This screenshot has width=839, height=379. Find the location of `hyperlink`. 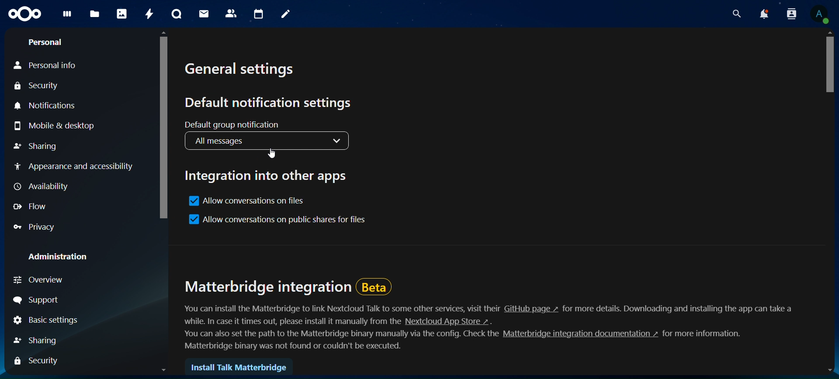

hyperlink is located at coordinates (531, 309).